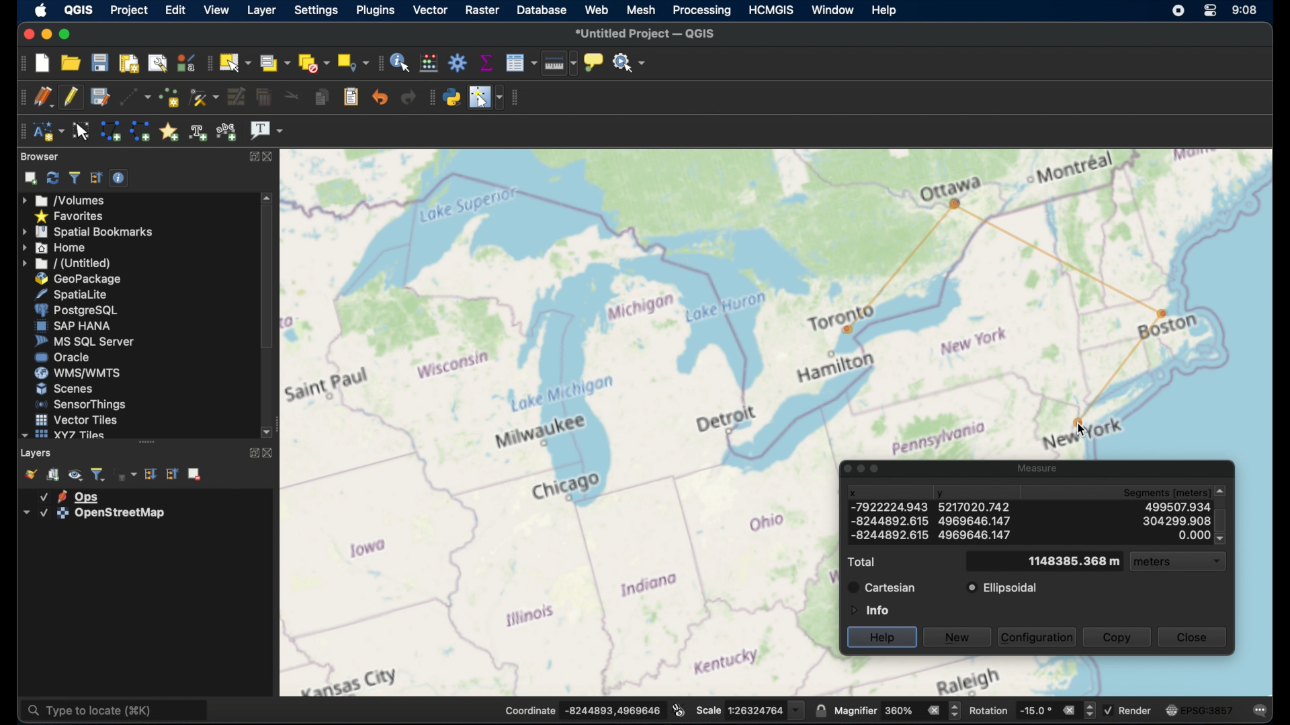 The height and width of the screenshot is (725, 1290). What do you see at coordinates (99, 96) in the screenshot?
I see `save layer edits` at bounding box center [99, 96].